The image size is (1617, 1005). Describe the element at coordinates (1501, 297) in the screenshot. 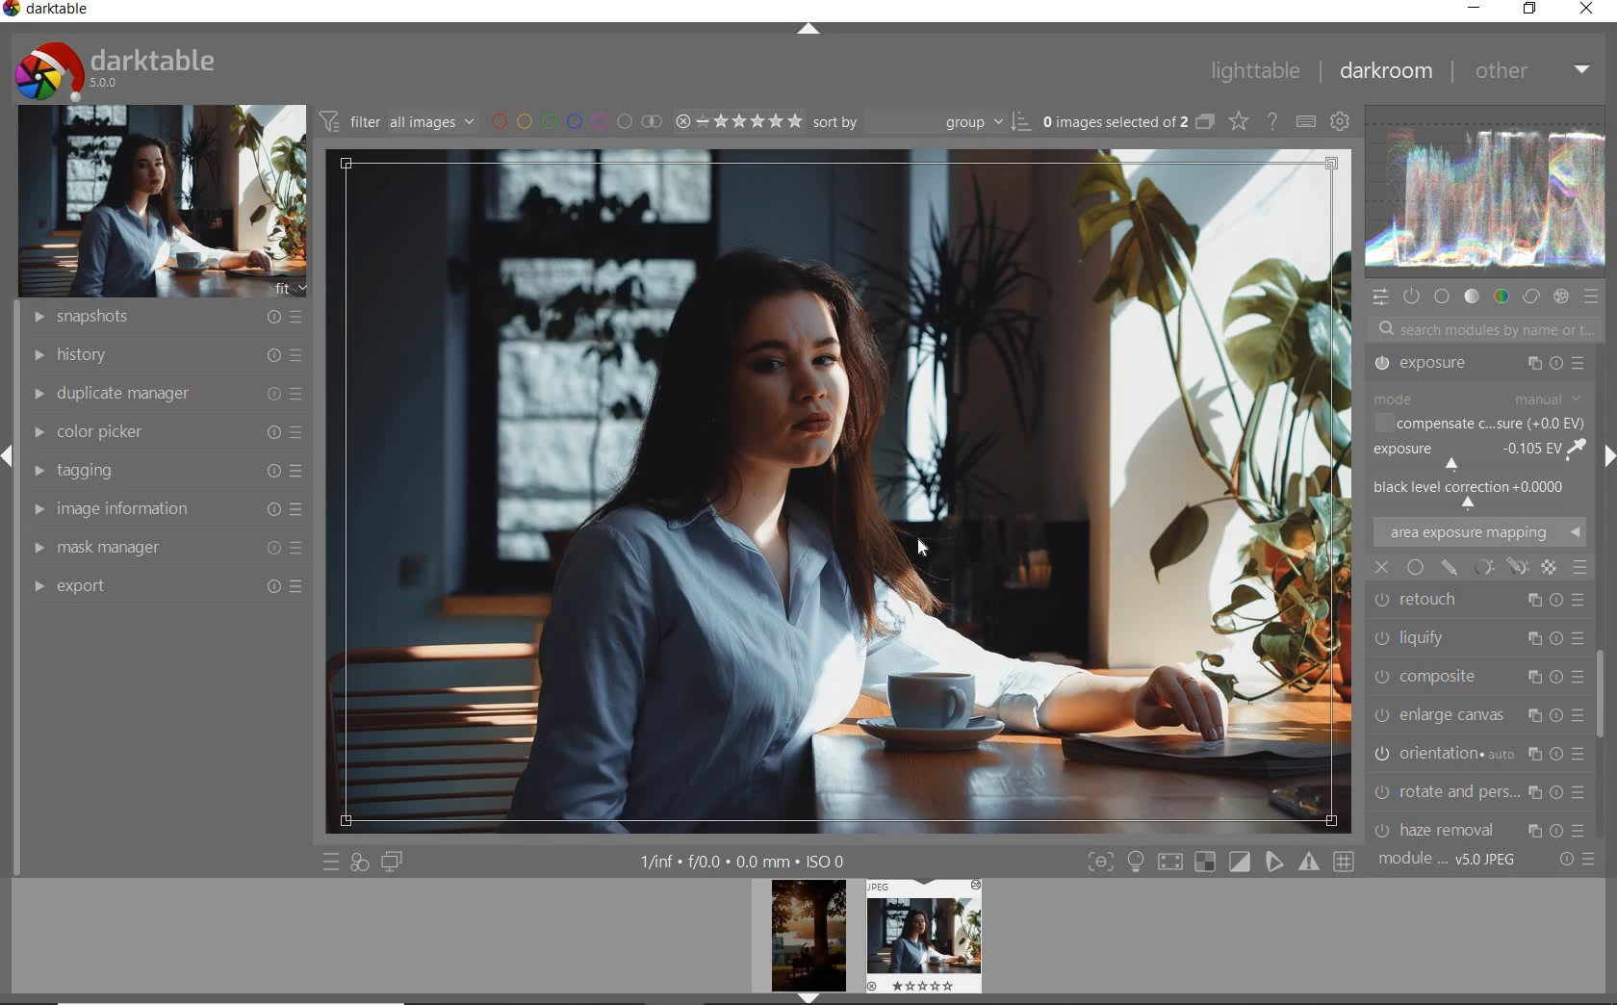

I see `COLOR` at that location.